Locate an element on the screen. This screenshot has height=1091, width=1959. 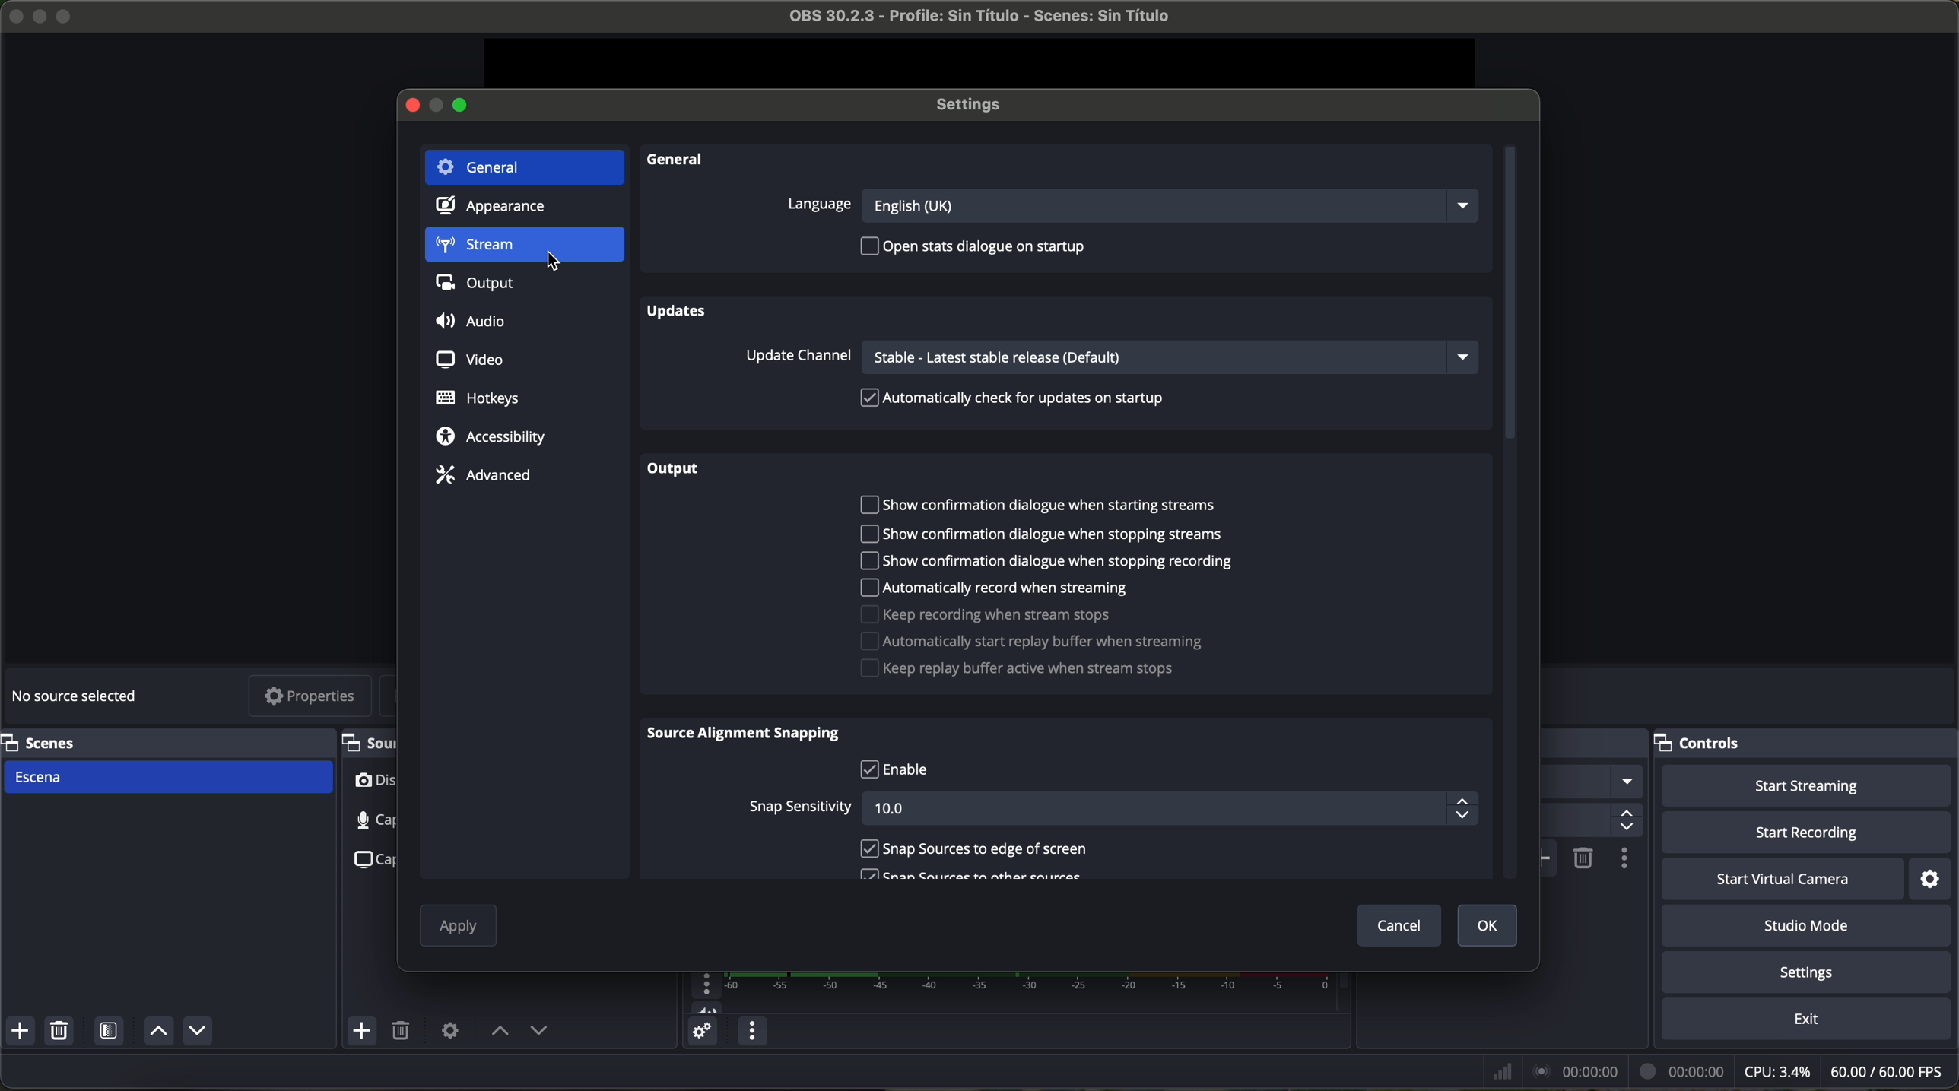
close window is located at coordinates (406, 103).